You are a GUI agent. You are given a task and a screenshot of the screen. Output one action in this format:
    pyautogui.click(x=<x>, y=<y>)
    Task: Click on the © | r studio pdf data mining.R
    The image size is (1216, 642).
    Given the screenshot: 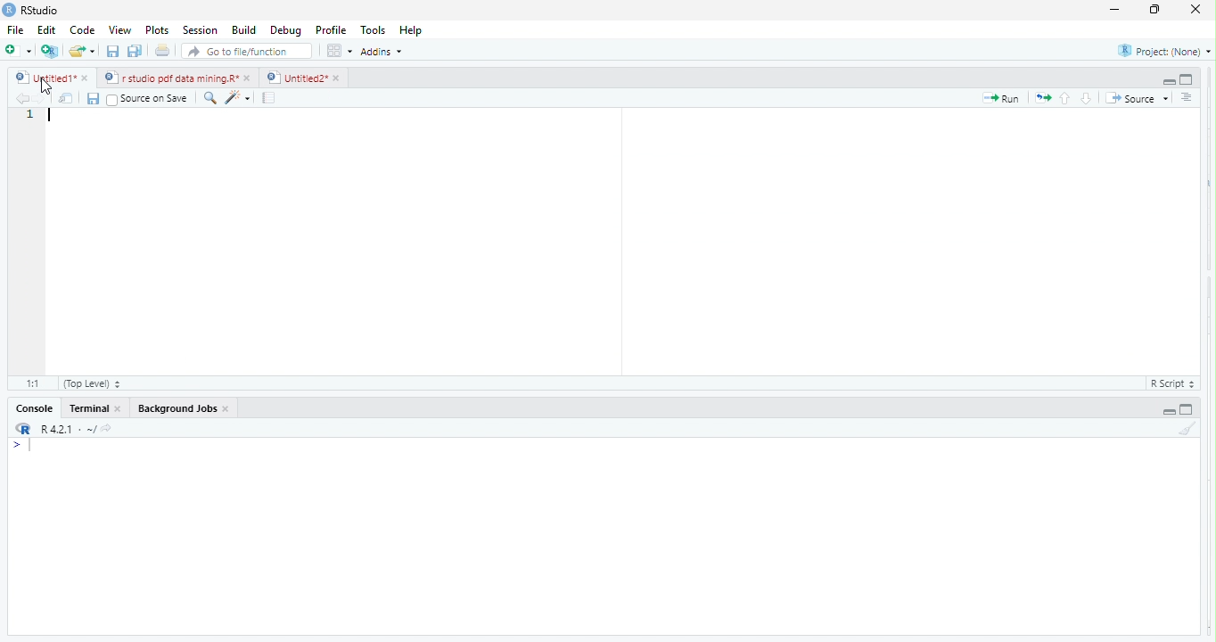 What is the action you would take?
    pyautogui.click(x=173, y=78)
    